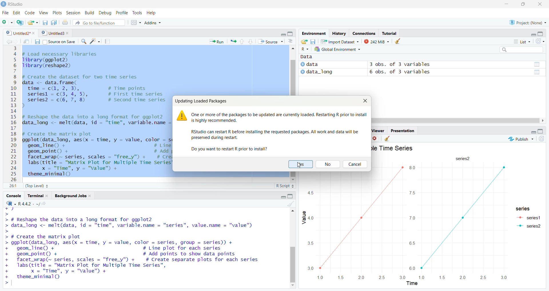  I want to click on series, so click(462, 159).